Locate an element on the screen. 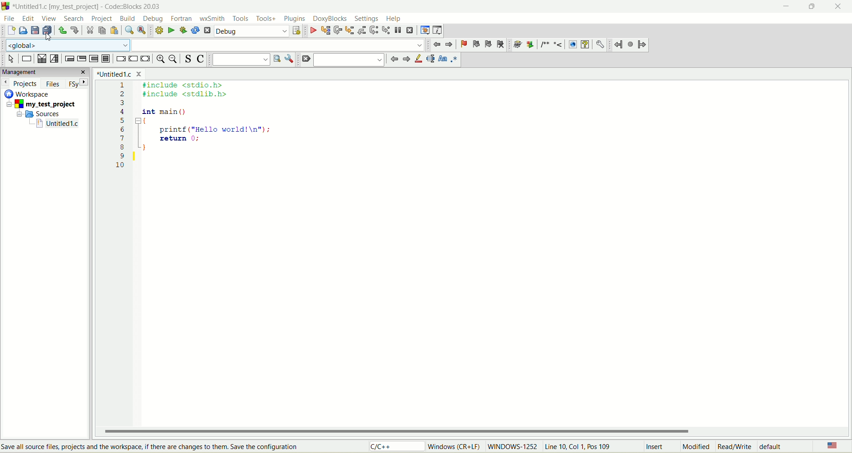  next instruction is located at coordinates (374, 31).